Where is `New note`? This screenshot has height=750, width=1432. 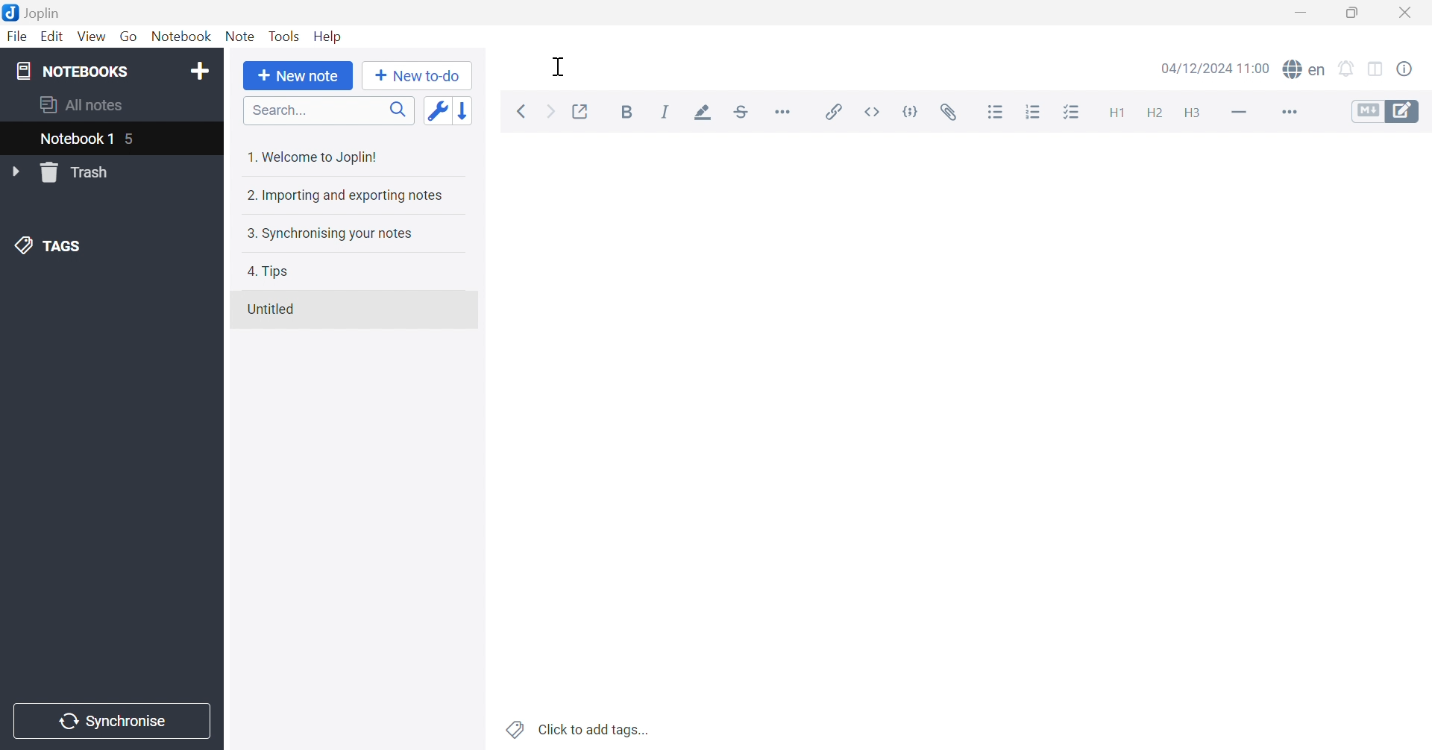
New note is located at coordinates (297, 75).